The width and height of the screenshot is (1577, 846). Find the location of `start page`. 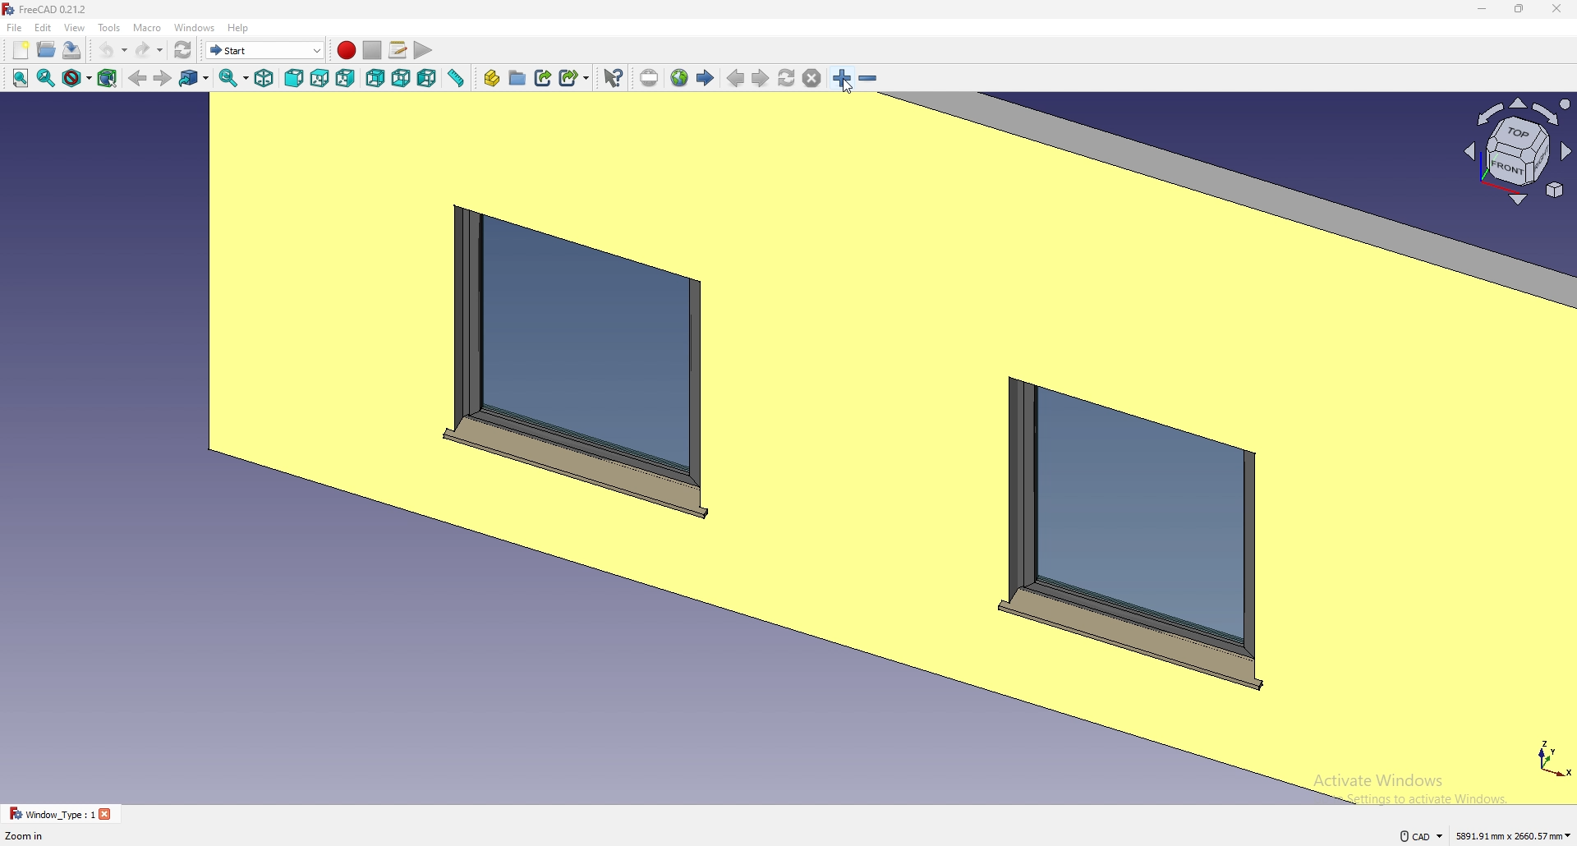

start page is located at coordinates (705, 76).